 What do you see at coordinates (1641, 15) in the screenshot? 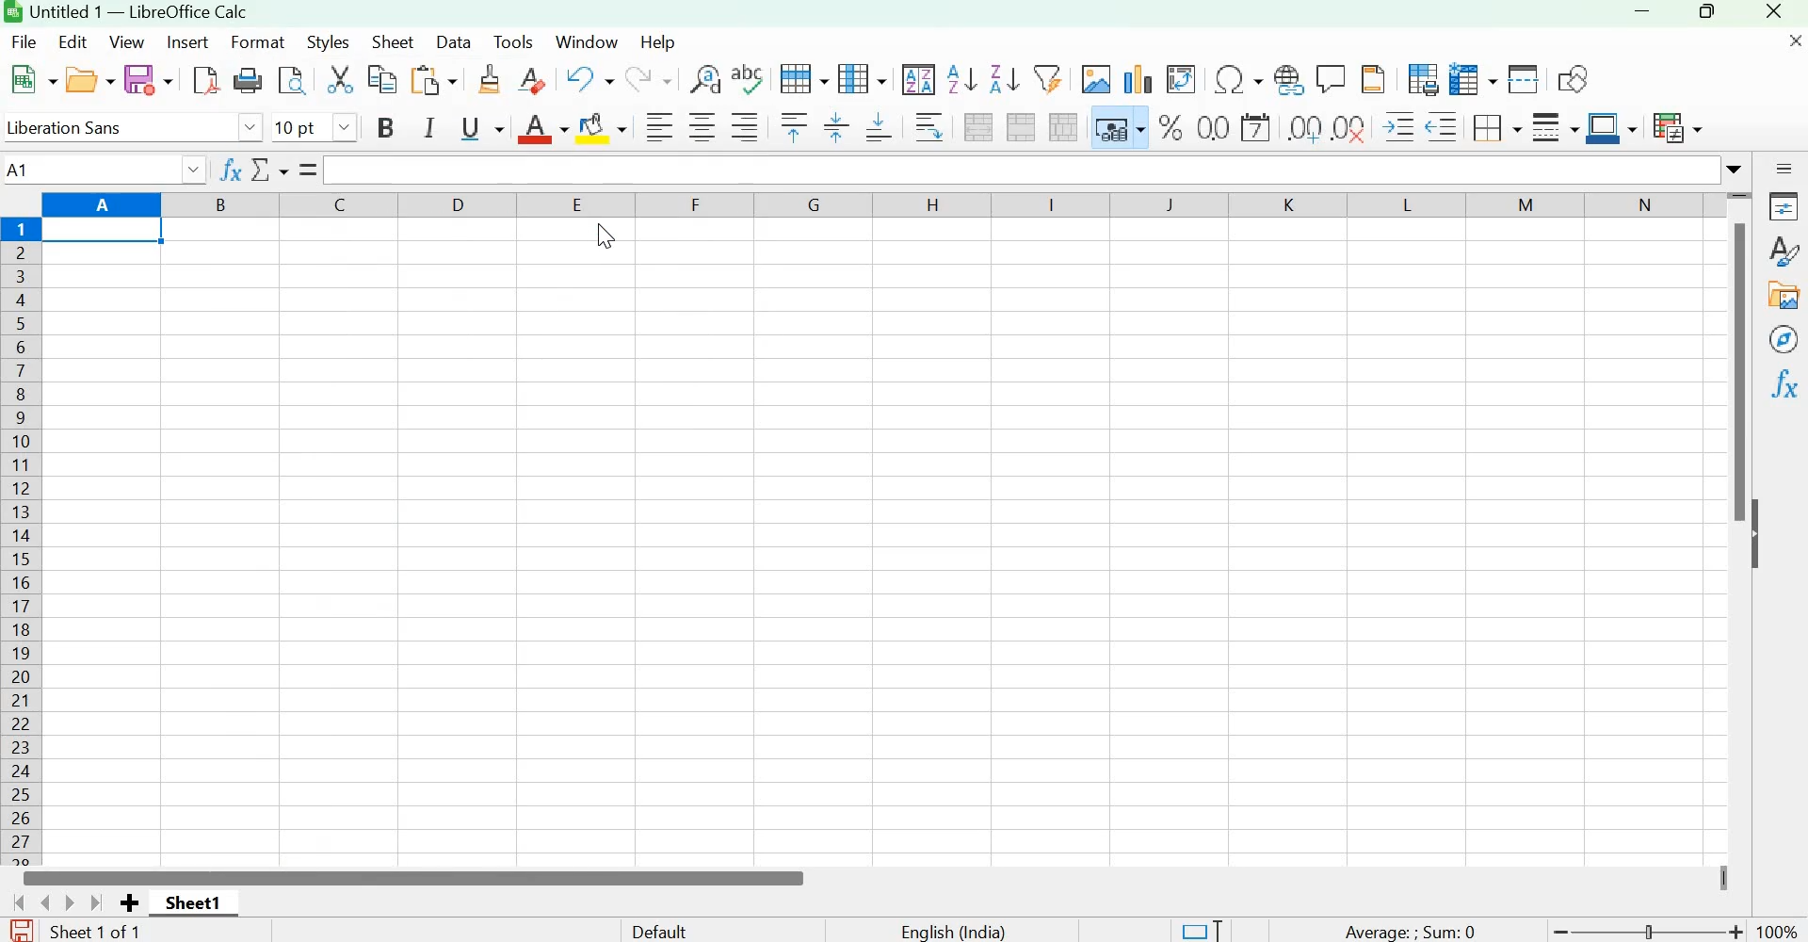
I see `Minimize` at bounding box center [1641, 15].